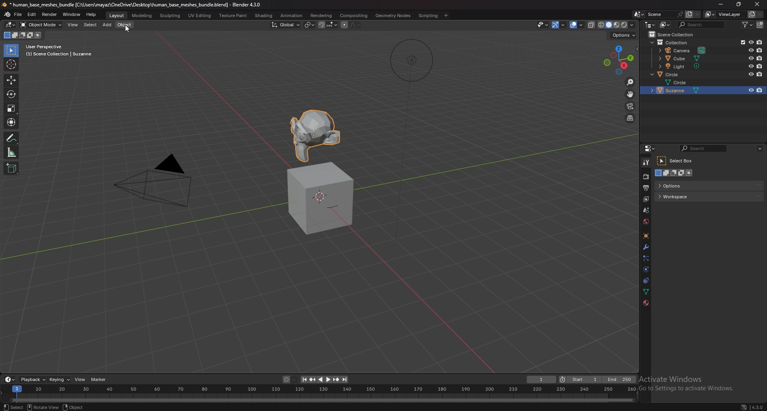  Describe the element at coordinates (42, 407) in the screenshot. I see `rotate` at that location.